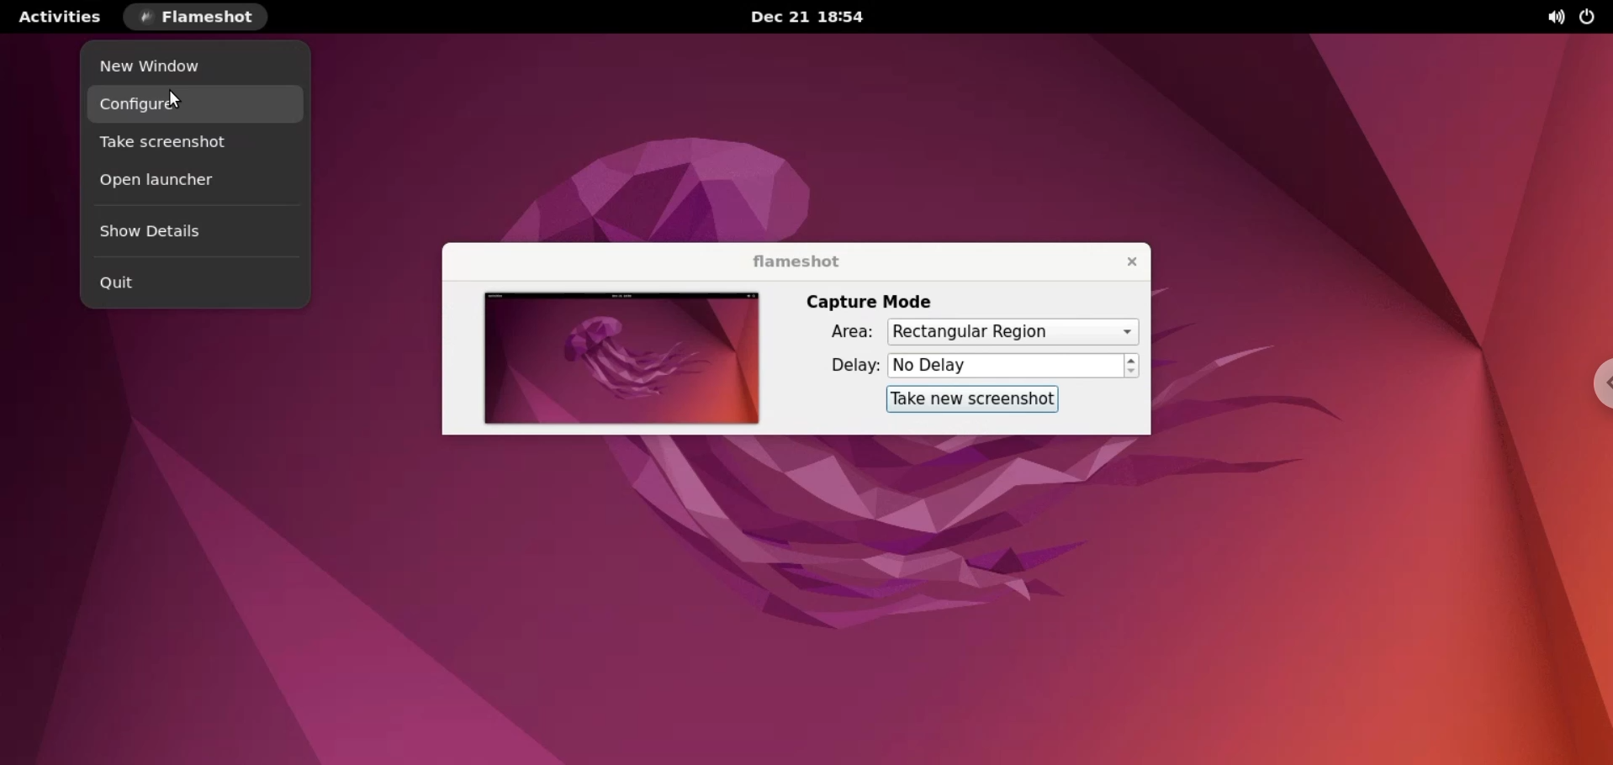 Image resolution: width=1613 pixels, height=765 pixels. Describe the element at coordinates (1013, 333) in the screenshot. I see `area options` at that location.